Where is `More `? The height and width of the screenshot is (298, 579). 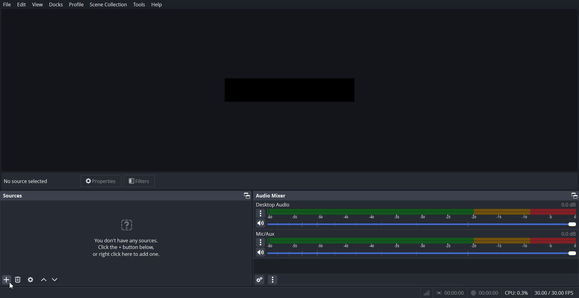
More  is located at coordinates (261, 213).